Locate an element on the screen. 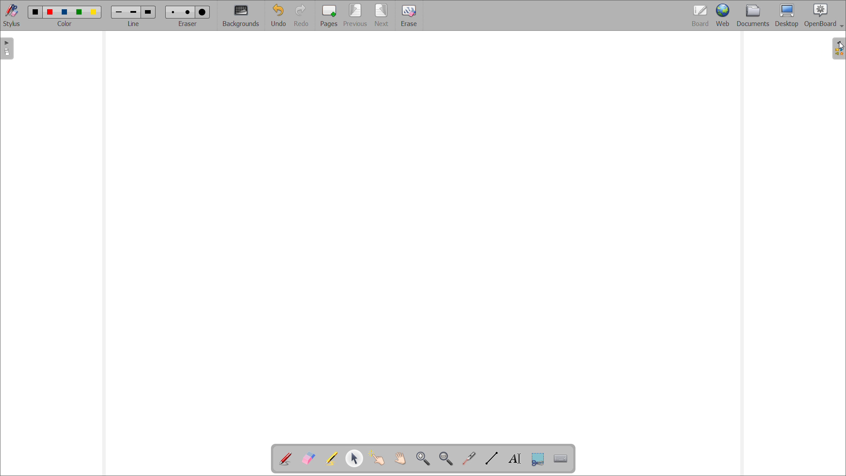  zoom out is located at coordinates (446, 458).